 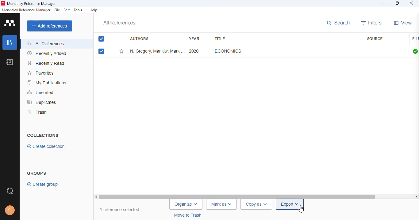 What do you see at coordinates (194, 51) in the screenshot?
I see `2020` at bounding box center [194, 51].